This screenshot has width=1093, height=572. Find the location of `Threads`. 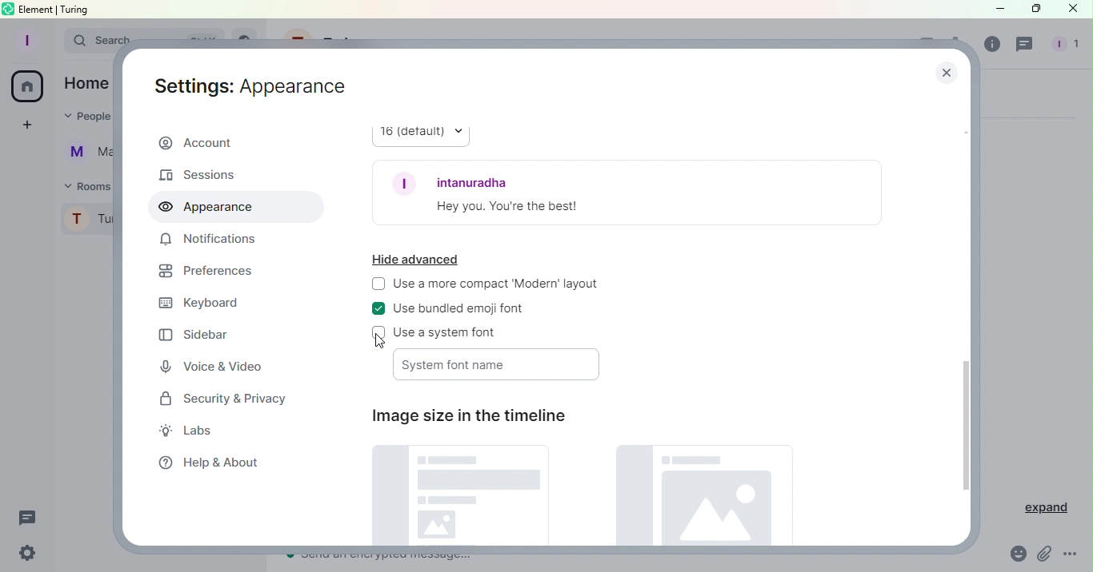

Threads is located at coordinates (1023, 46).